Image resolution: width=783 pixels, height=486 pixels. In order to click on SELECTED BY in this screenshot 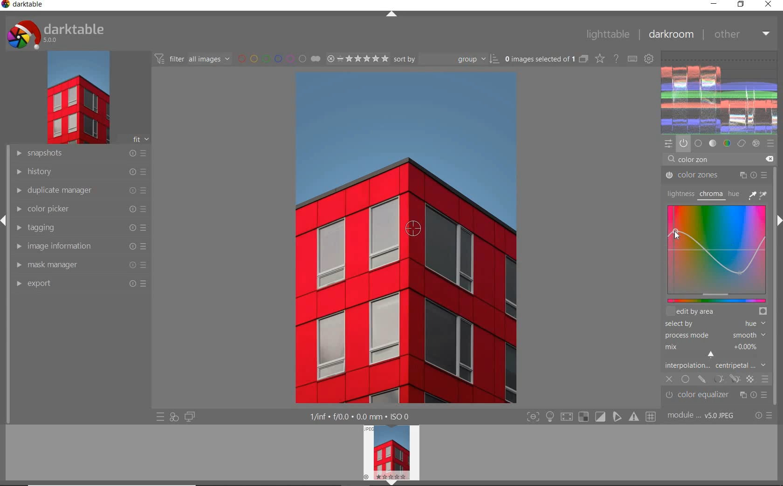, I will do `click(713, 324)`.